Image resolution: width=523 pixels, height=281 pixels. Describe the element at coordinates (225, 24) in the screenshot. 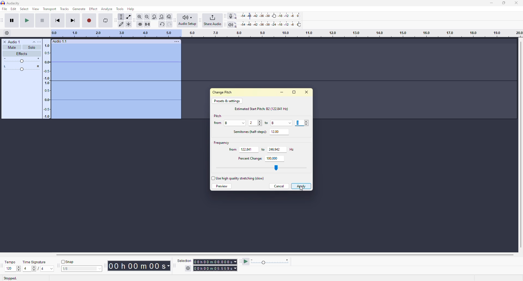

I see `playback meter toolbar` at that location.